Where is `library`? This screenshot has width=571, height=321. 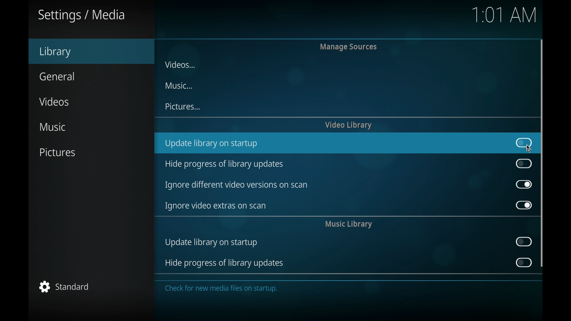 library is located at coordinates (55, 52).